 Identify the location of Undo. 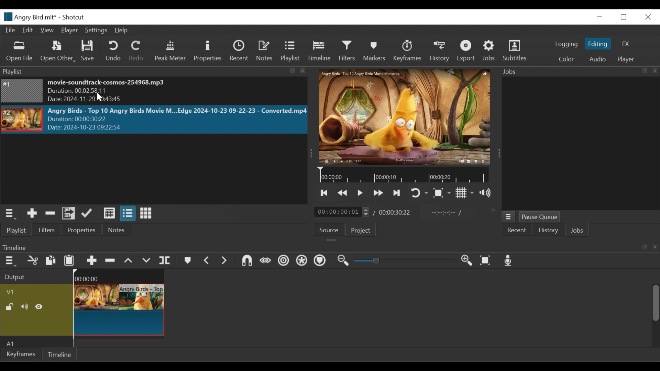
(114, 51).